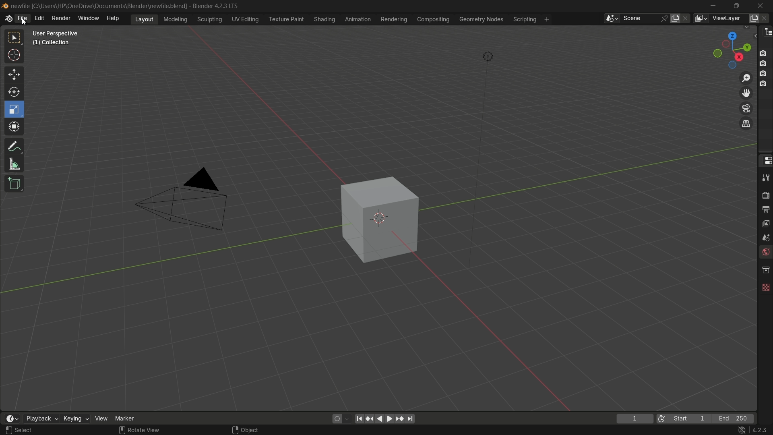 The height and width of the screenshot is (435, 773). Describe the element at coordinates (761, 5) in the screenshot. I see `close app` at that location.